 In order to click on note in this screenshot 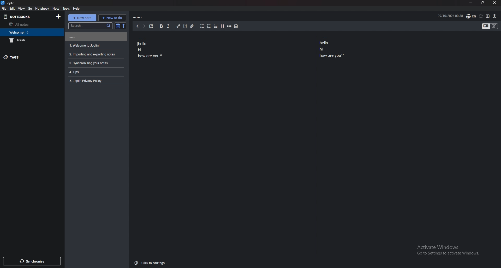, I will do `click(96, 46)`.